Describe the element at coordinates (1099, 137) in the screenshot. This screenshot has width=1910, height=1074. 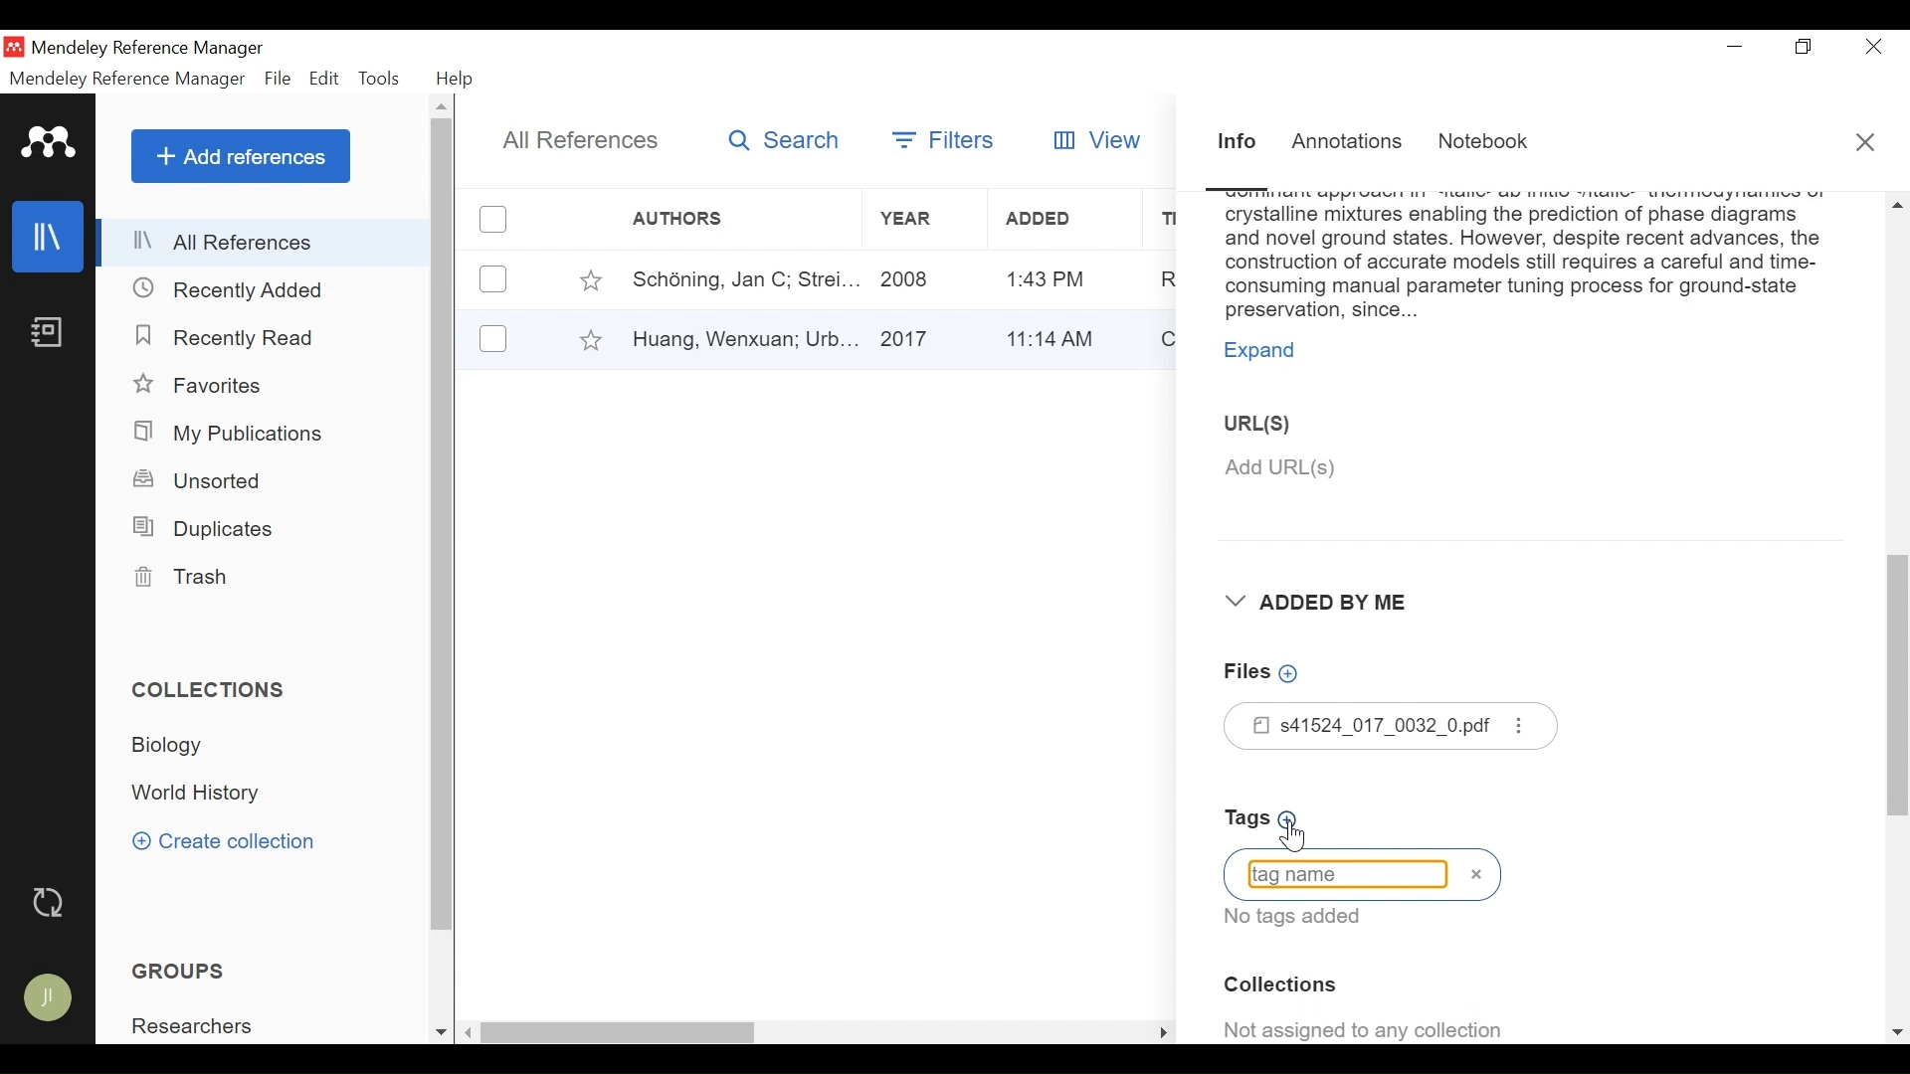
I see `View` at that location.